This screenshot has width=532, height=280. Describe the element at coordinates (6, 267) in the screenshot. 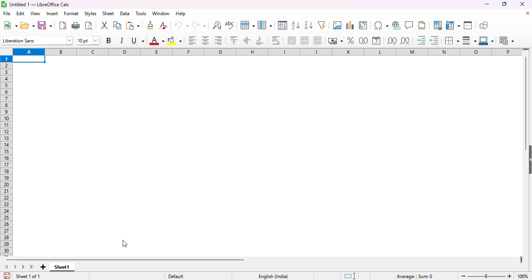

I see `scroll to first sheet` at that location.